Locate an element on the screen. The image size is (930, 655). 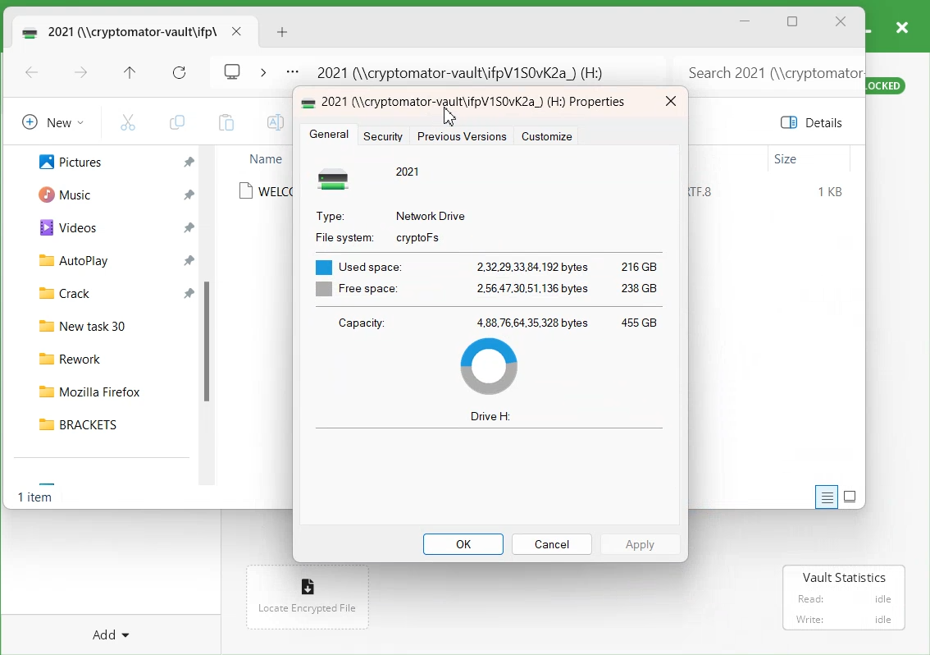
icon is located at coordinates (338, 178).